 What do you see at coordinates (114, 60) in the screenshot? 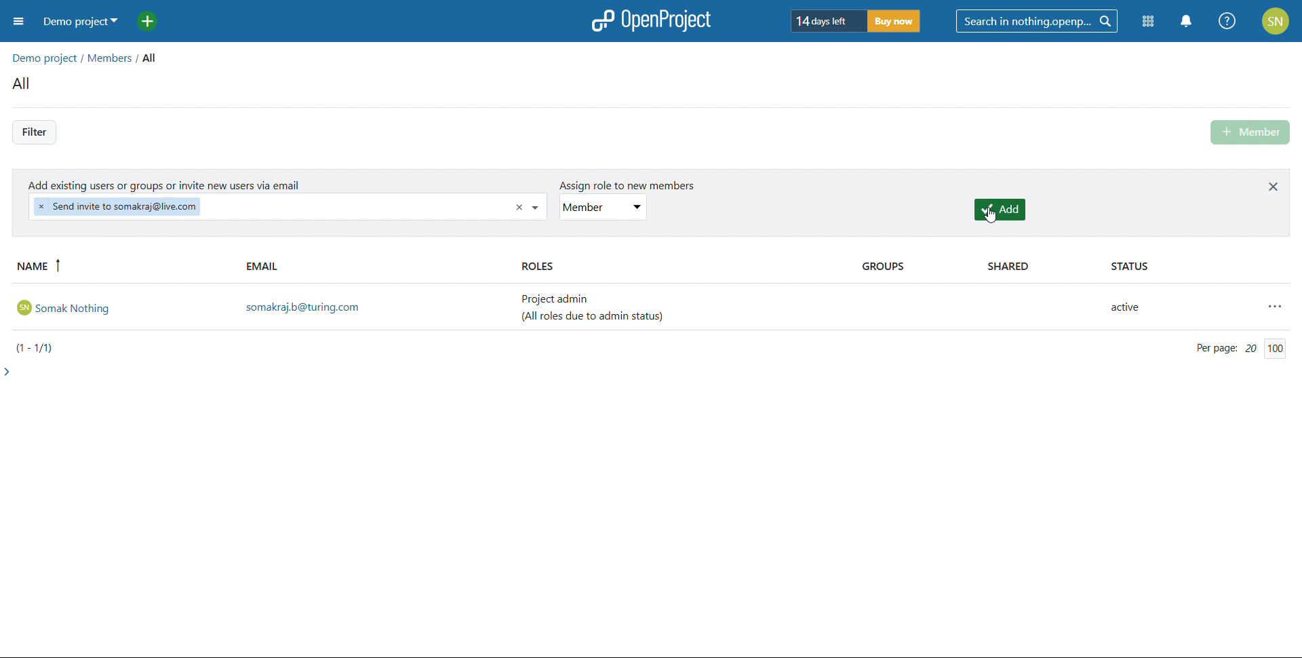
I see `members/` at bounding box center [114, 60].